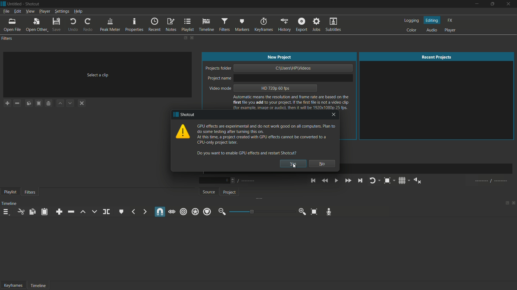 This screenshot has height=290, width=517. Describe the element at coordinates (348, 181) in the screenshot. I see `quickly play forward` at that location.